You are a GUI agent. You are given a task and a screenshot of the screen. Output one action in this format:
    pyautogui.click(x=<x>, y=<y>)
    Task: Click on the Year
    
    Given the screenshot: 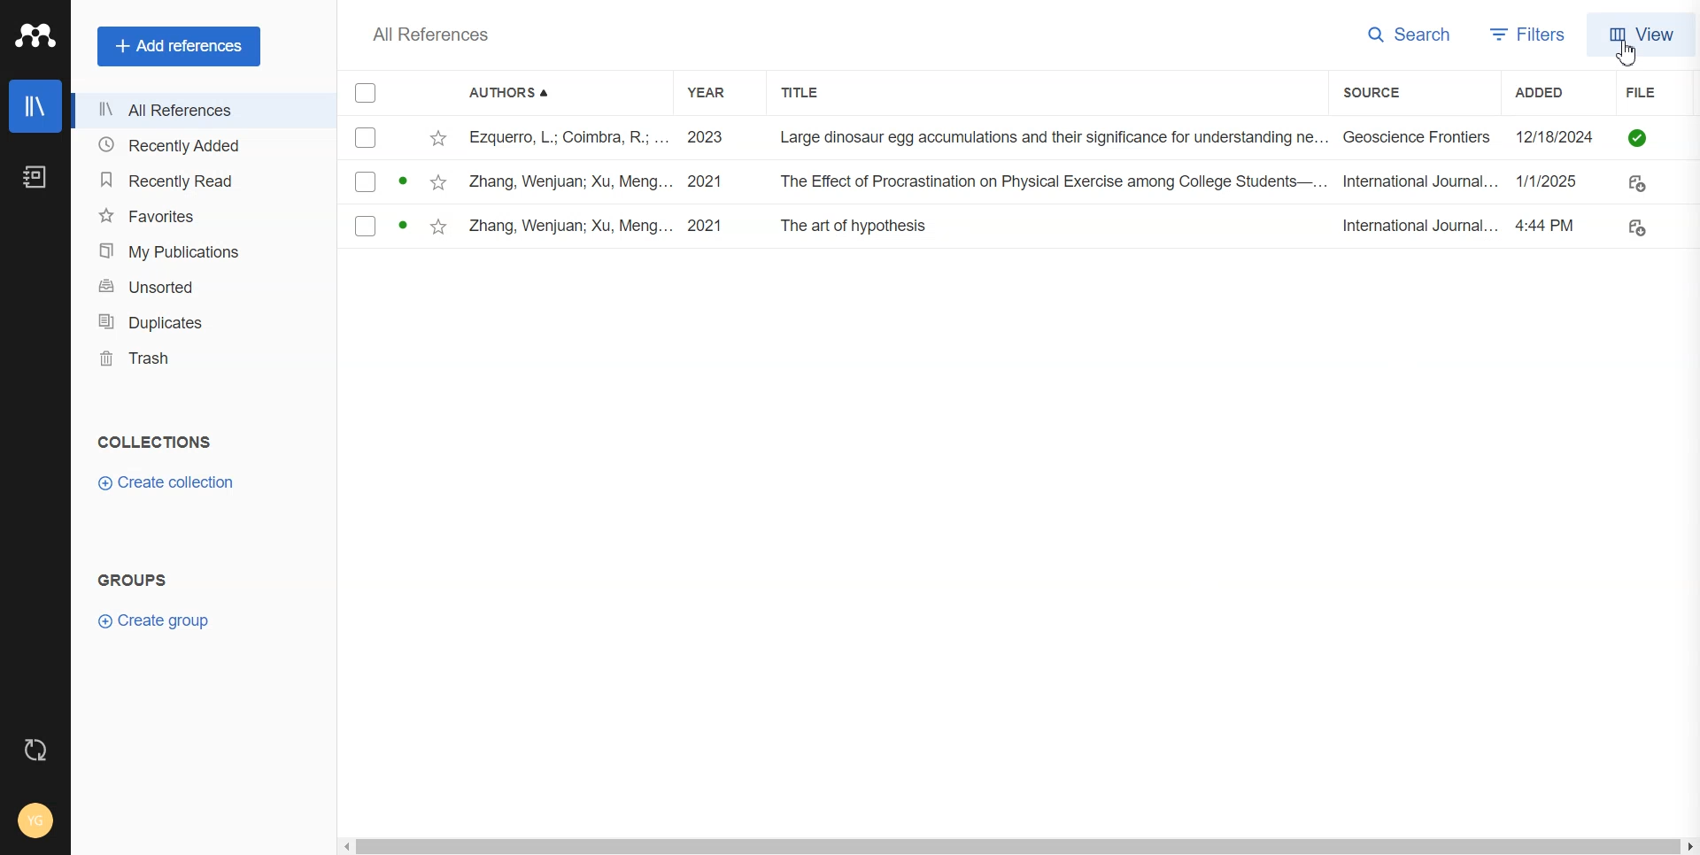 What is the action you would take?
    pyautogui.click(x=718, y=93)
    